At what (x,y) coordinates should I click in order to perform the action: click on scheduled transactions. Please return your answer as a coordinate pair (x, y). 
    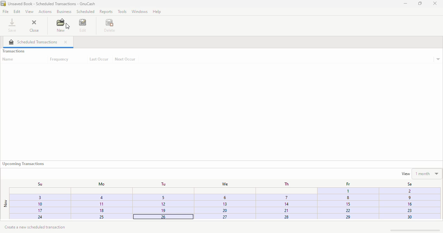
    Looking at the image, I should click on (33, 42).